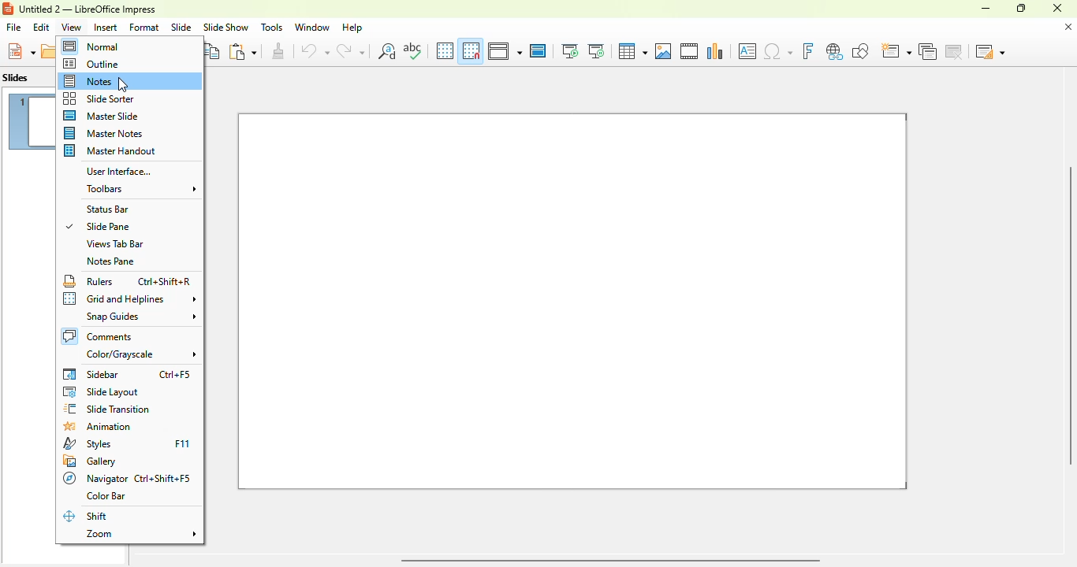 The image size is (1077, 567). I want to click on snap to grid, so click(471, 50).